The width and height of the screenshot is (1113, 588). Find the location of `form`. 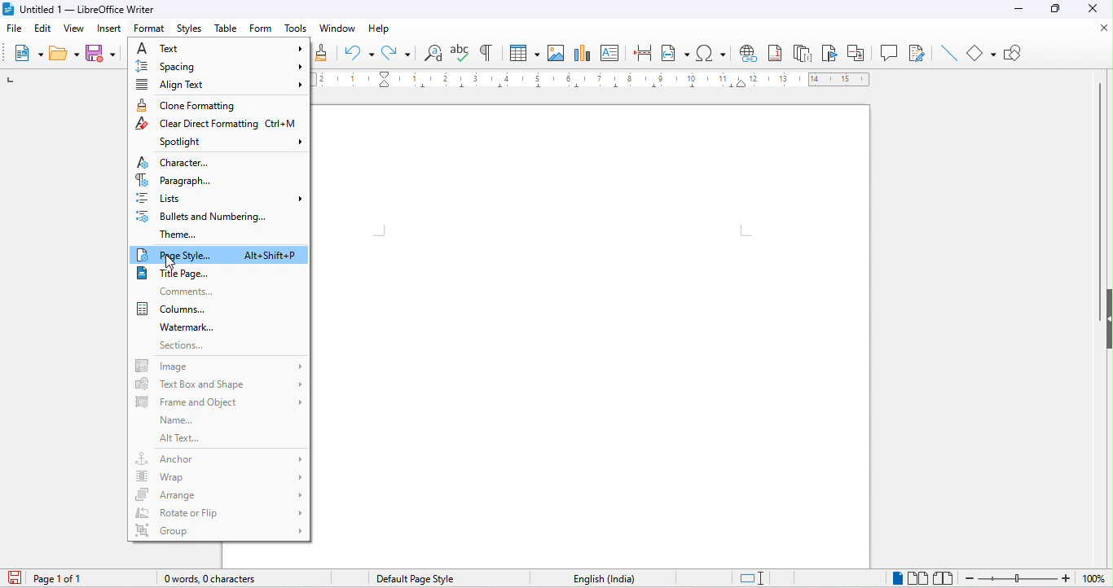

form is located at coordinates (259, 30).